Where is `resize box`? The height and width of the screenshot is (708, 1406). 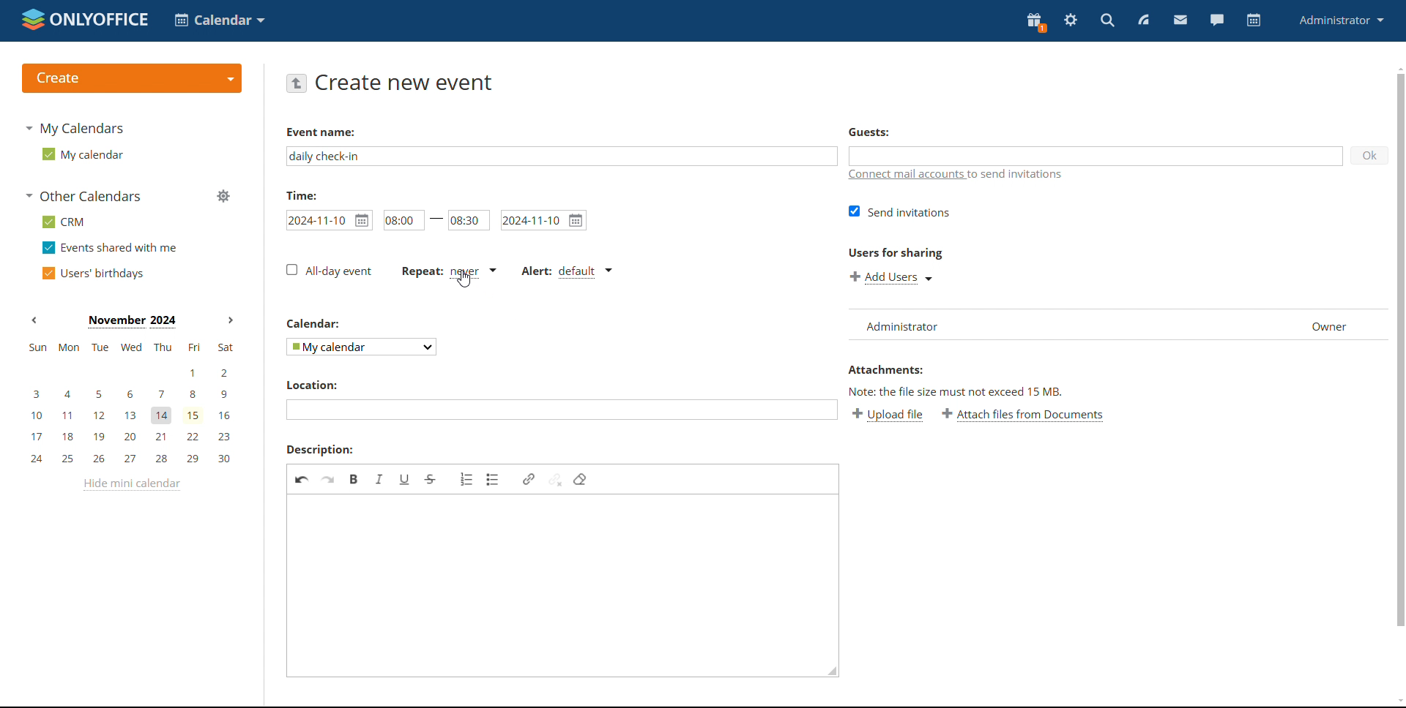
resize box is located at coordinates (833, 671).